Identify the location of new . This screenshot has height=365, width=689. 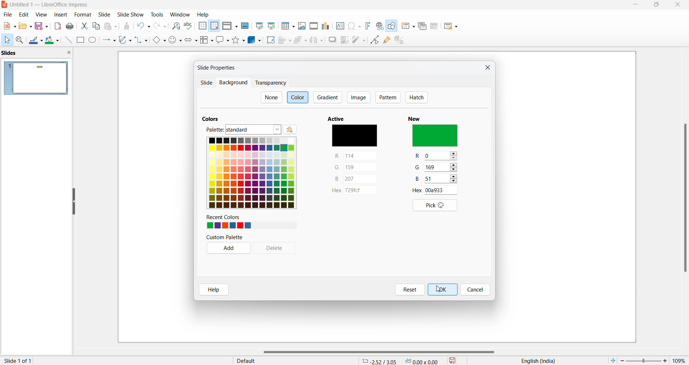
(417, 117).